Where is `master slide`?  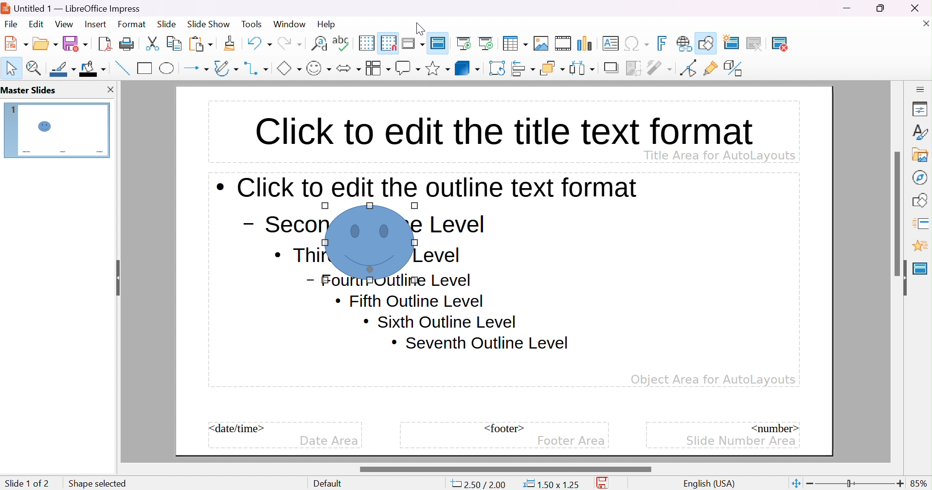 master slide is located at coordinates (920, 268).